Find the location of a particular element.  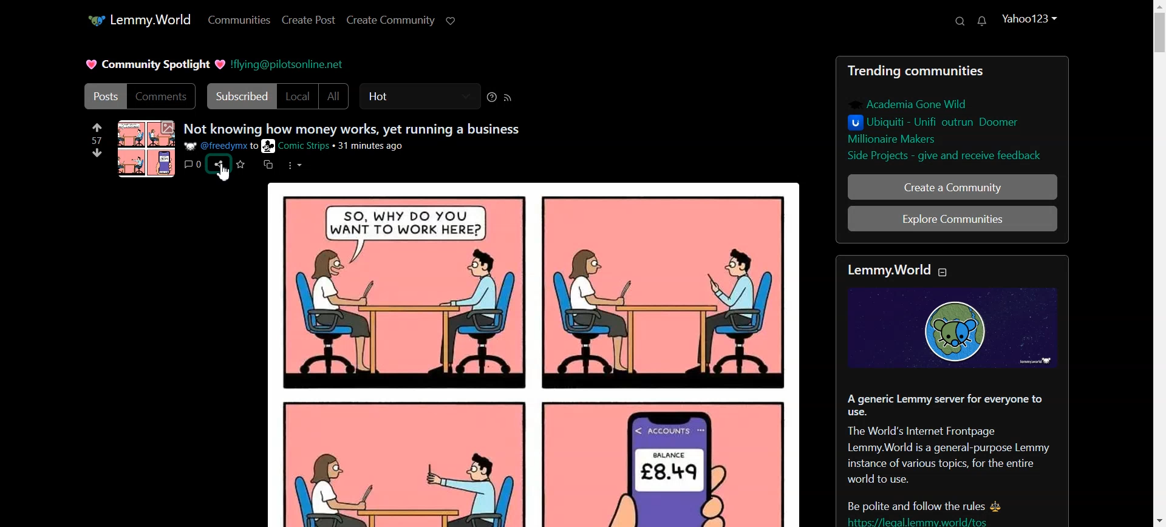

Comments is located at coordinates (162, 97).